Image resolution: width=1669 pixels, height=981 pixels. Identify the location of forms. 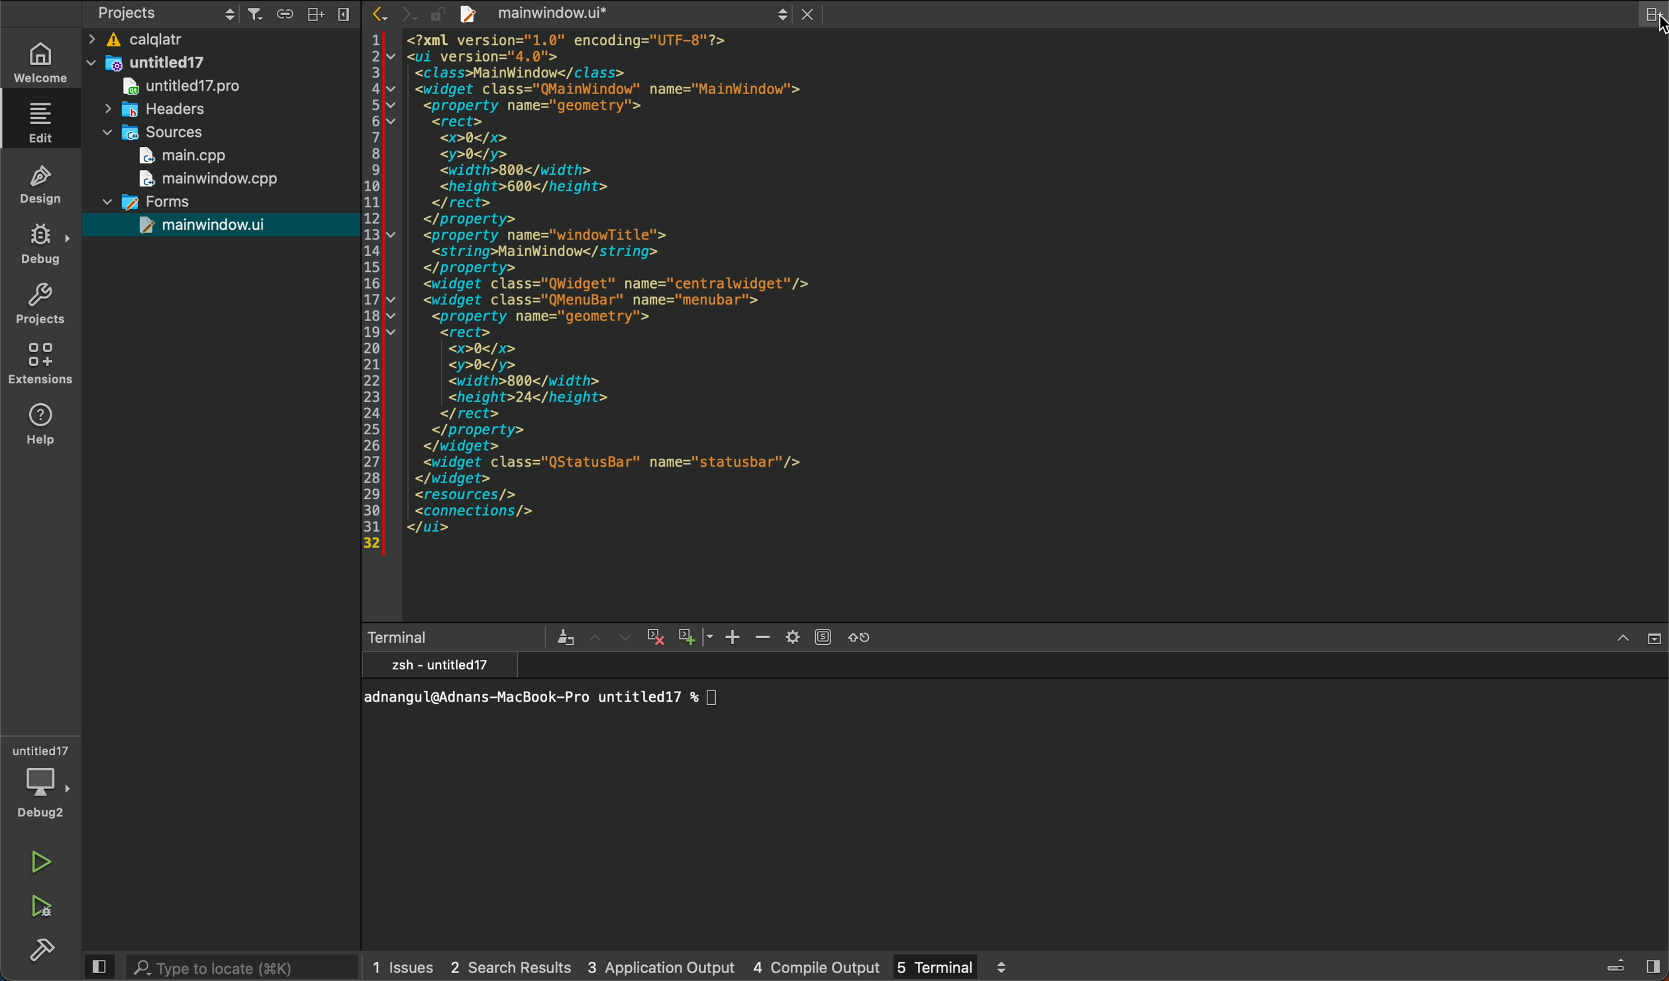
(141, 201).